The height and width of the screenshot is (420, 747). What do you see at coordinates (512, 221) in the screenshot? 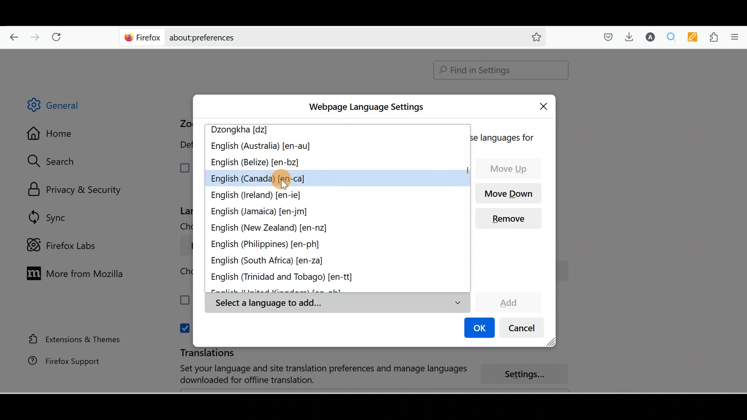
I see `Remove` at bounding box center [512, 221].